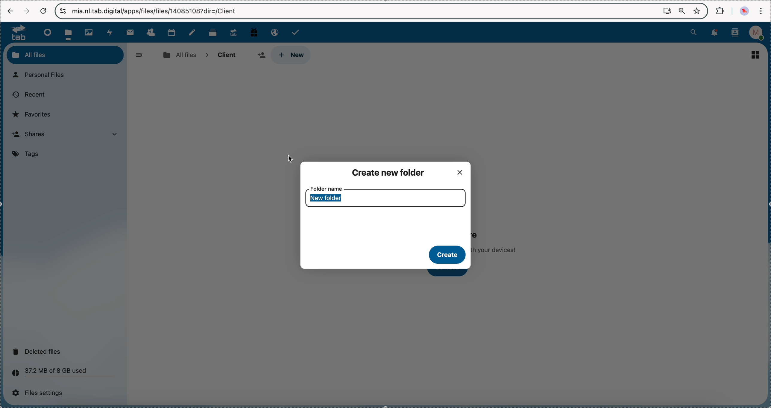  What do you see at coordinates (451, 273) in the screenshot?
I see `click on go back` at bounding box center [451, 273].